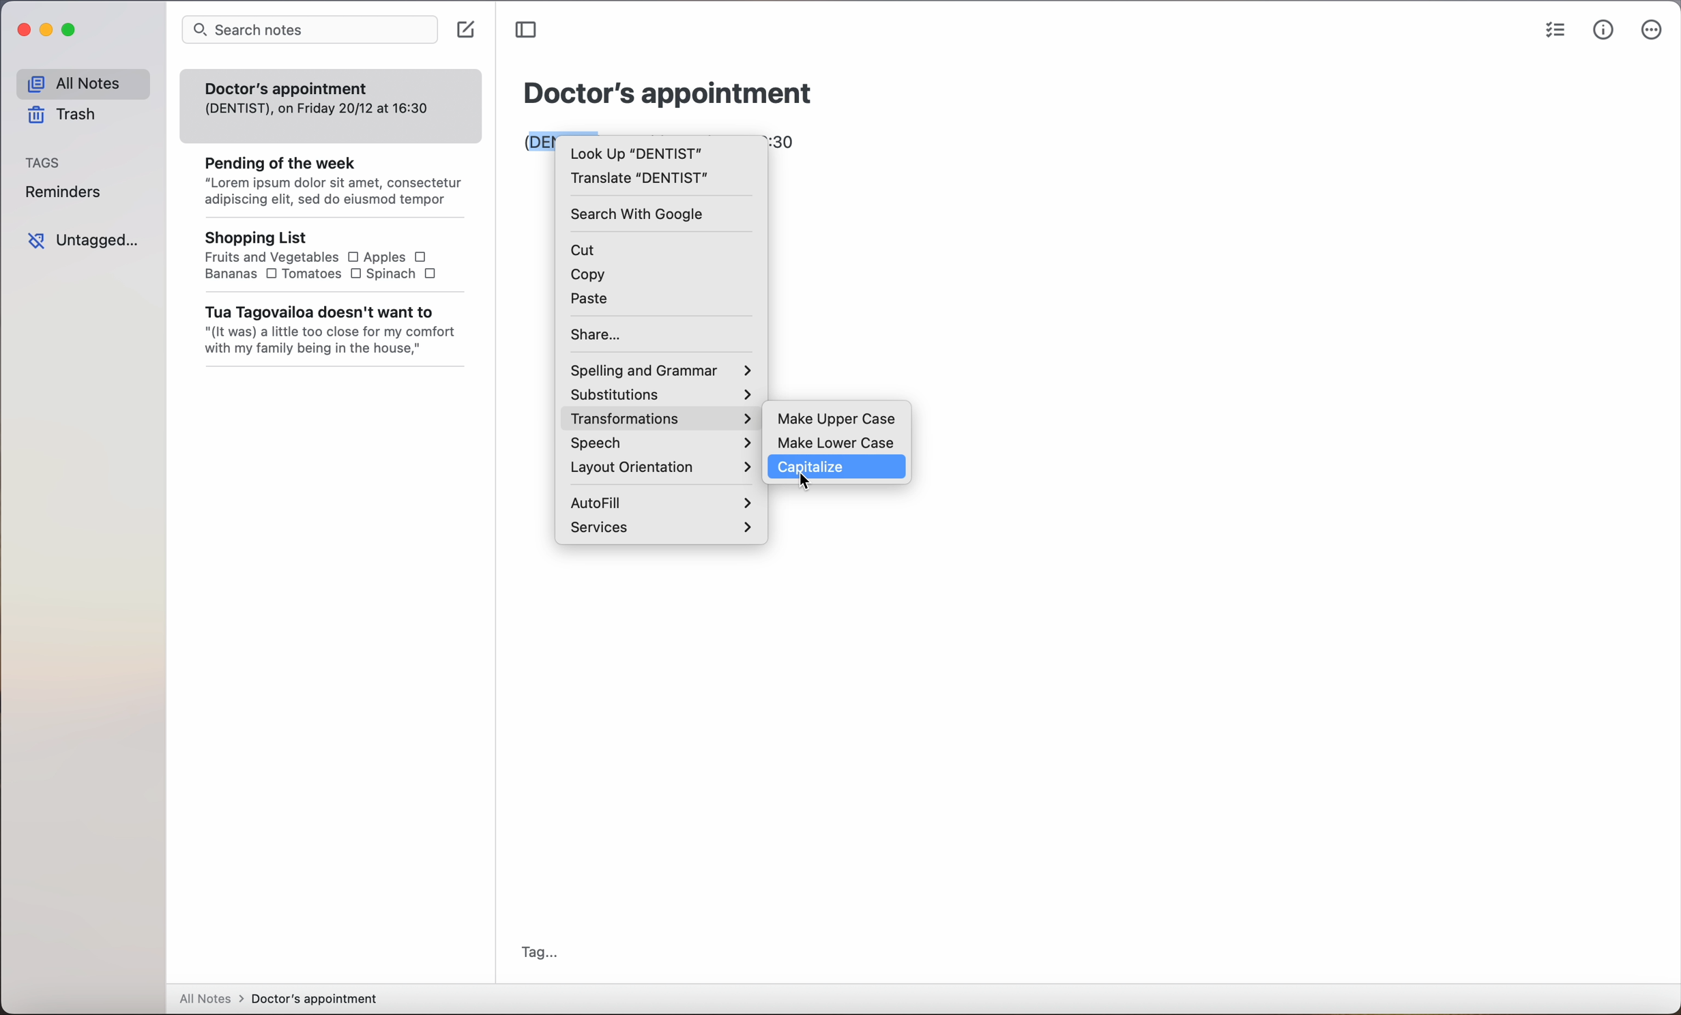  What do you see at coordinates (634, 153) in the screenshot?
I see `look up dentist` at bounding box center [634, 153].